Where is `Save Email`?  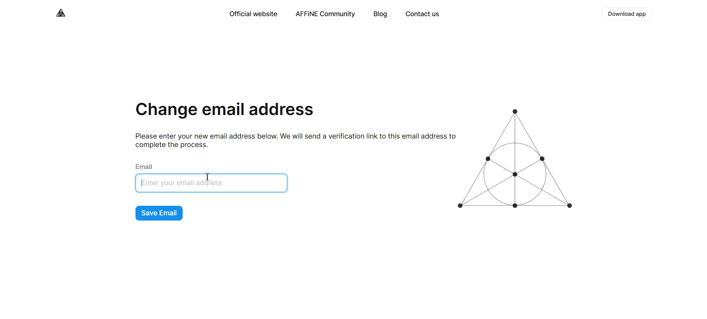
Save Email is located at coordinates (159, 214).